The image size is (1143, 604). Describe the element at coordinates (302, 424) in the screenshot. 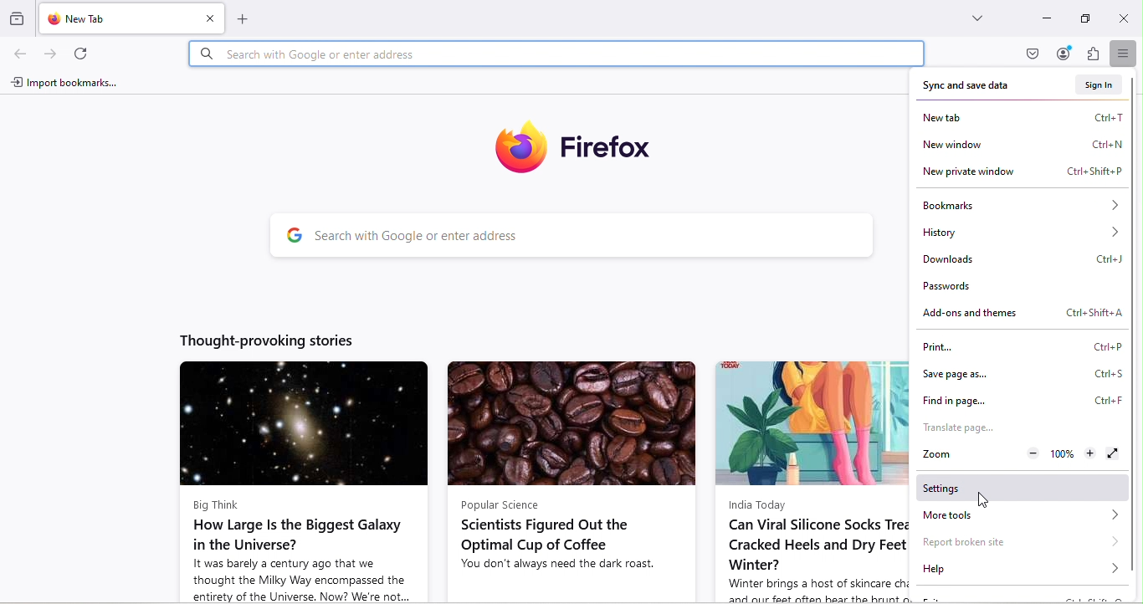

I see `Image` at that location.